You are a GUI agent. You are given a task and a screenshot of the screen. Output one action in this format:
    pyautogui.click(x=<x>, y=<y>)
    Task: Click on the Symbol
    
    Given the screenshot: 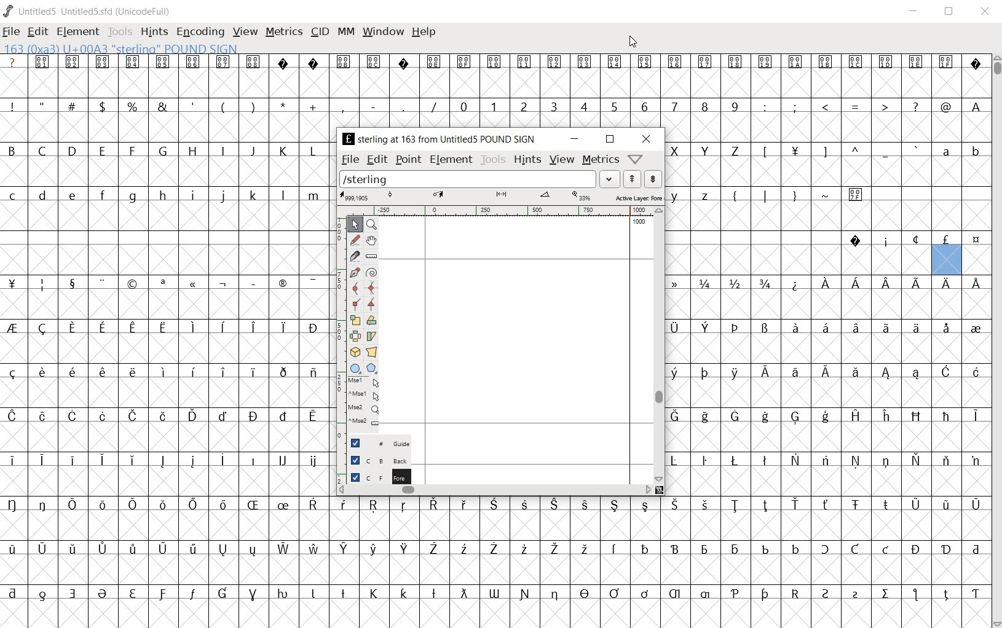 What is the action you would take?
    pyautogui.click(x=524, y=549)
    